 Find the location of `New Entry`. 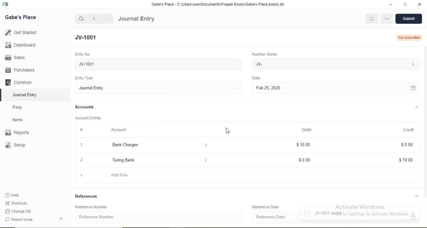

New Entry is located at coordinates (91, 38).